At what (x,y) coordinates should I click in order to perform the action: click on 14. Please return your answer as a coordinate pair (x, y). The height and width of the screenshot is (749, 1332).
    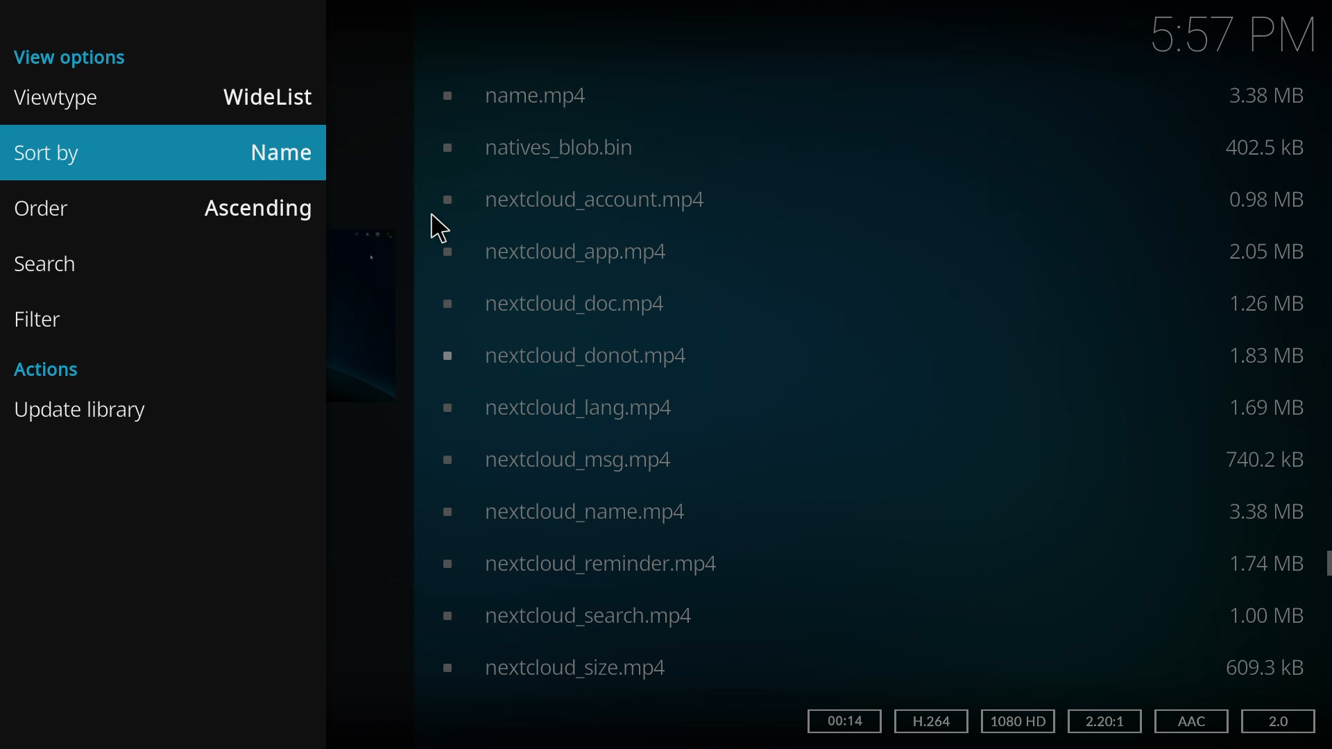
    Looking at the image, I should click on (842, 720).